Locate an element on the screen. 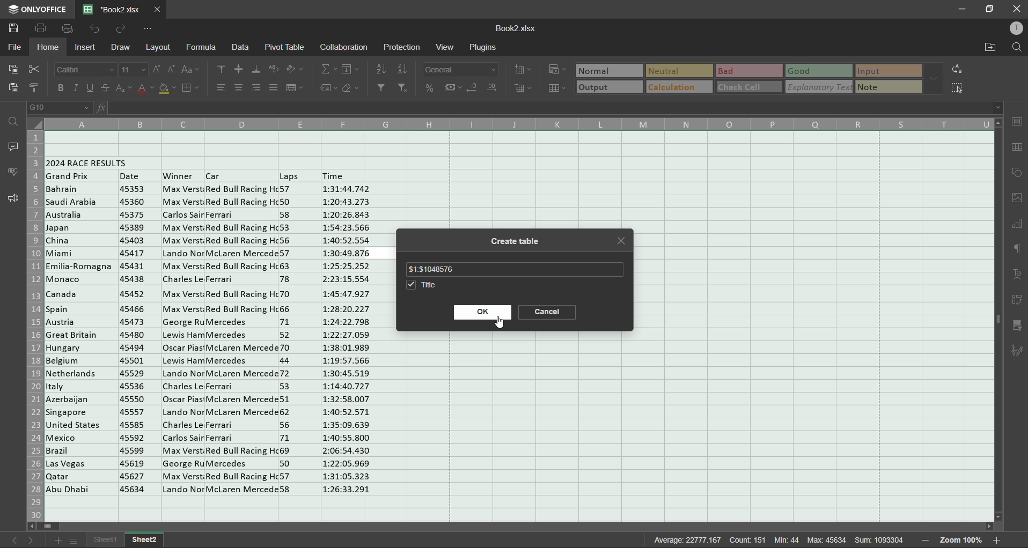  max is located at coordinates (826, 539).